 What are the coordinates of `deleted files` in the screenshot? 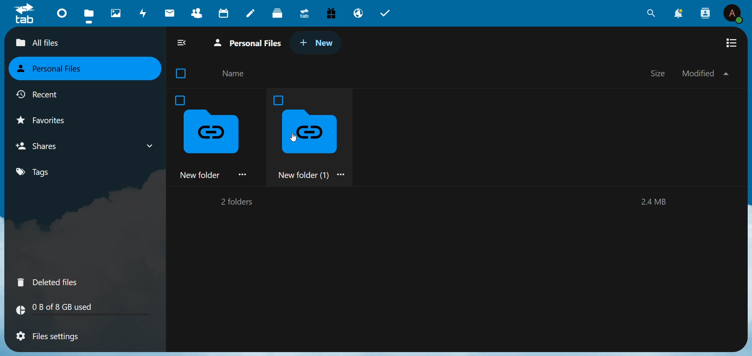 It's located at (49, 282).